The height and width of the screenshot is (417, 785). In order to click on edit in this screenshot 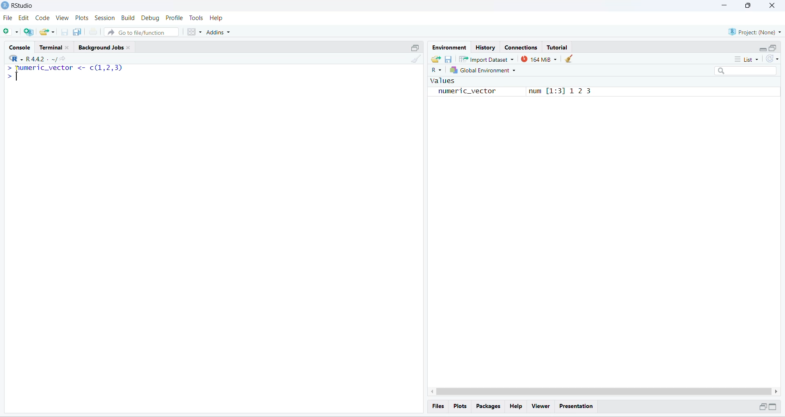, I will do `click(23, 18)`.